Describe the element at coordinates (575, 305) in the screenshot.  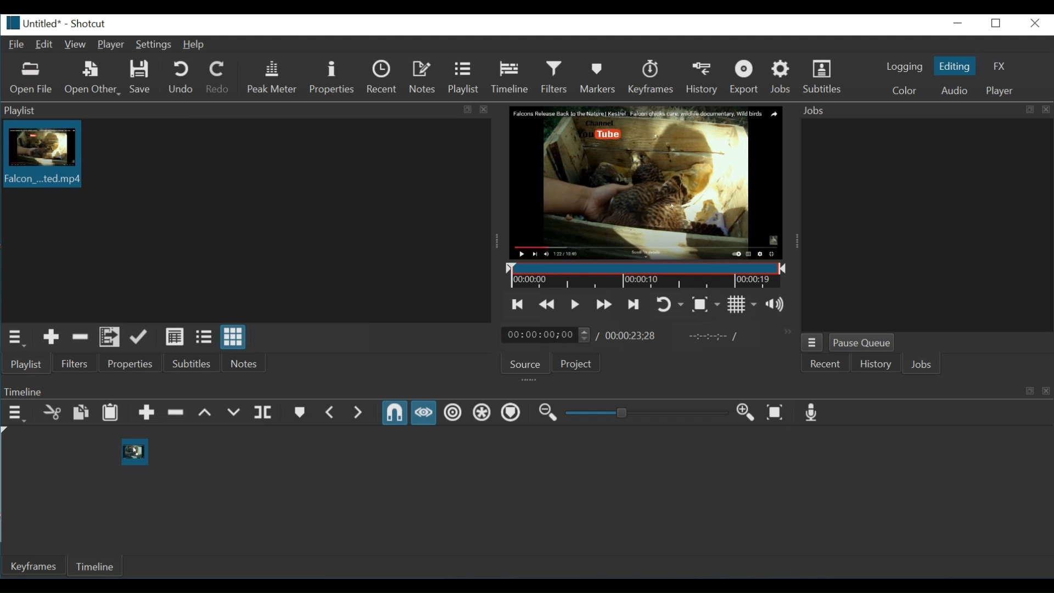
I see `Toggle play or pause` at that location.